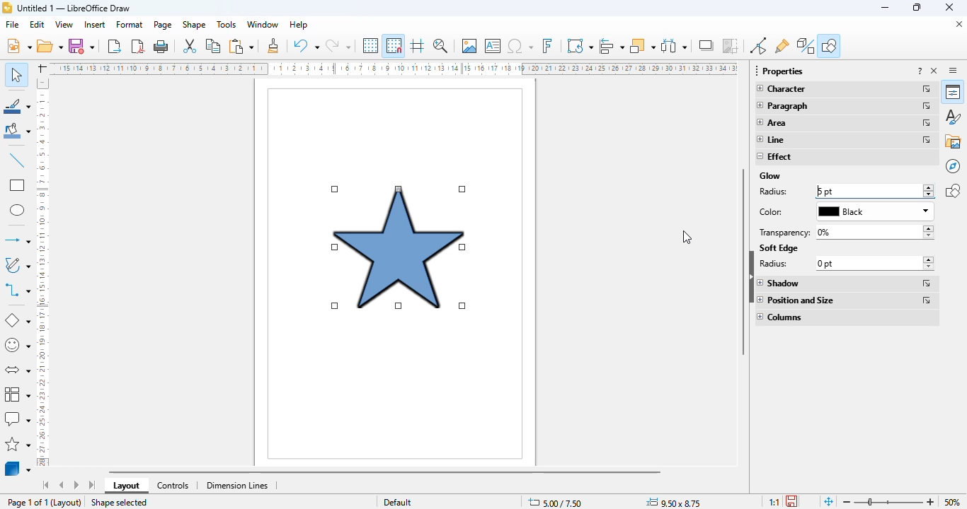 Image resolution: width=967 pixels, height=509 pixels. I want to click on shape, so click(195, 24).